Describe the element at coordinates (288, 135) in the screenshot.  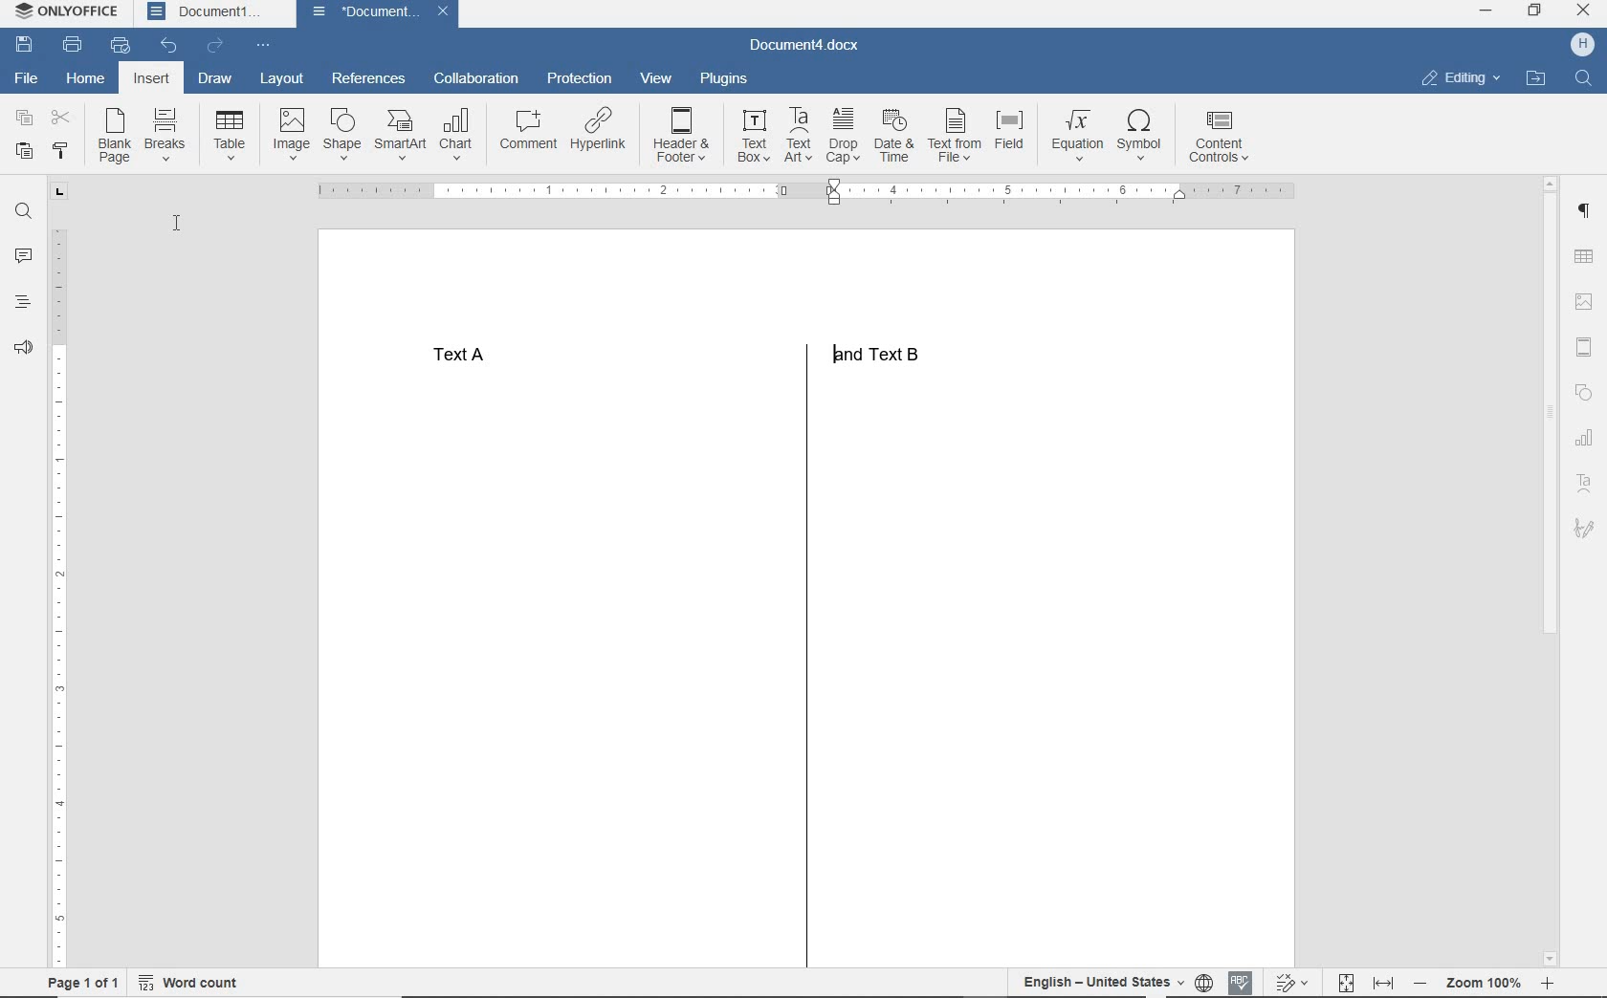
I see `IMAGE` at that location.